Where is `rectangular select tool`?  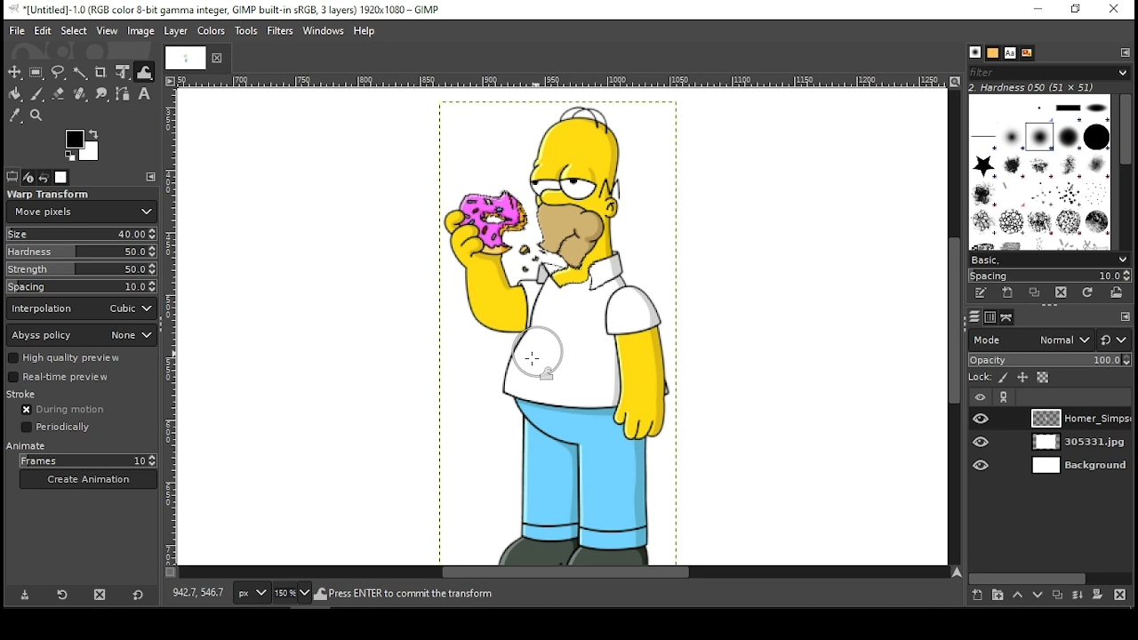
rectangular select tool is located at coordinates (38, 71).